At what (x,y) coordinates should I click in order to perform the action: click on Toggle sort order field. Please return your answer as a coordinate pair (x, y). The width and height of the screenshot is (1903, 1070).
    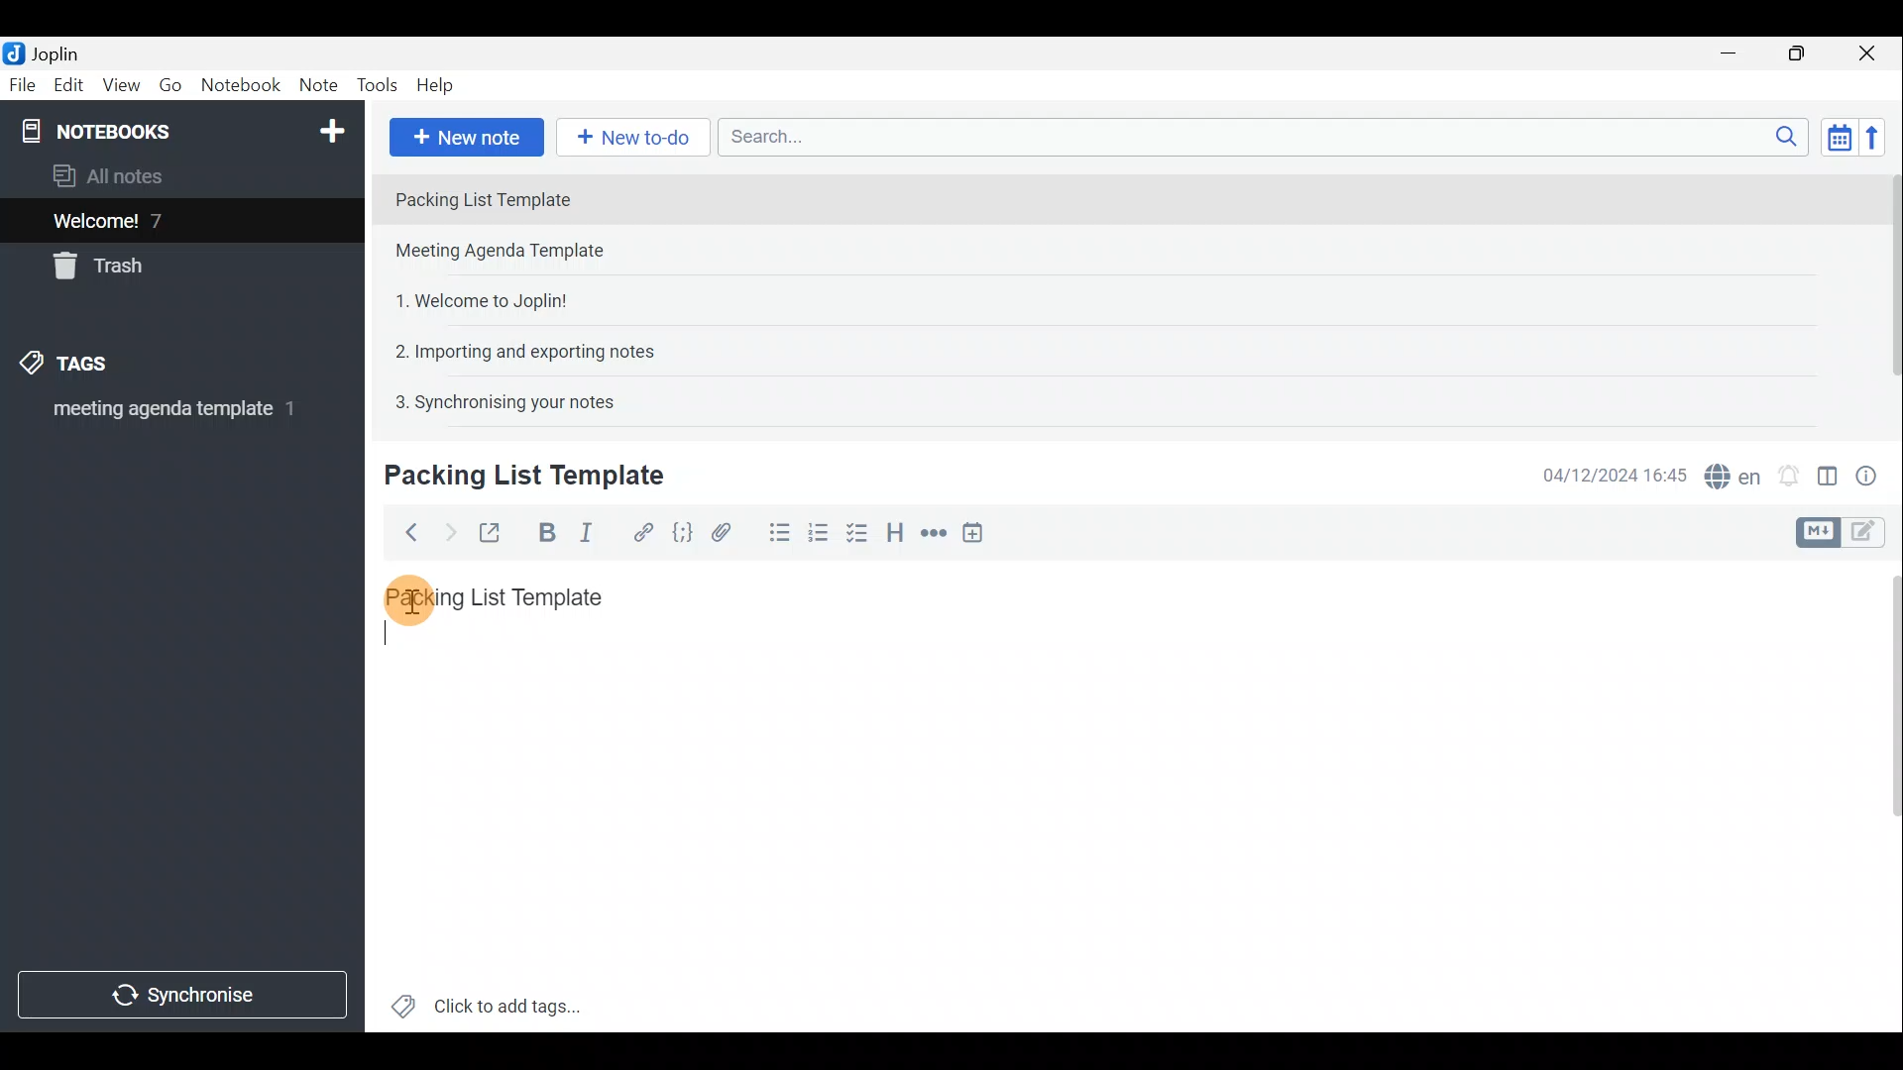
    Looking at the image, I should click on (1833, 137).